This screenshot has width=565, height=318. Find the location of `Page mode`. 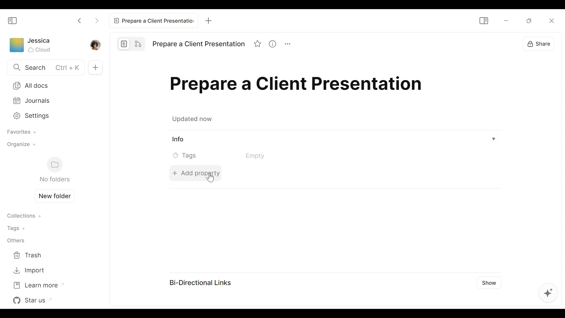

Page mode is located at coordinates (124, 44).